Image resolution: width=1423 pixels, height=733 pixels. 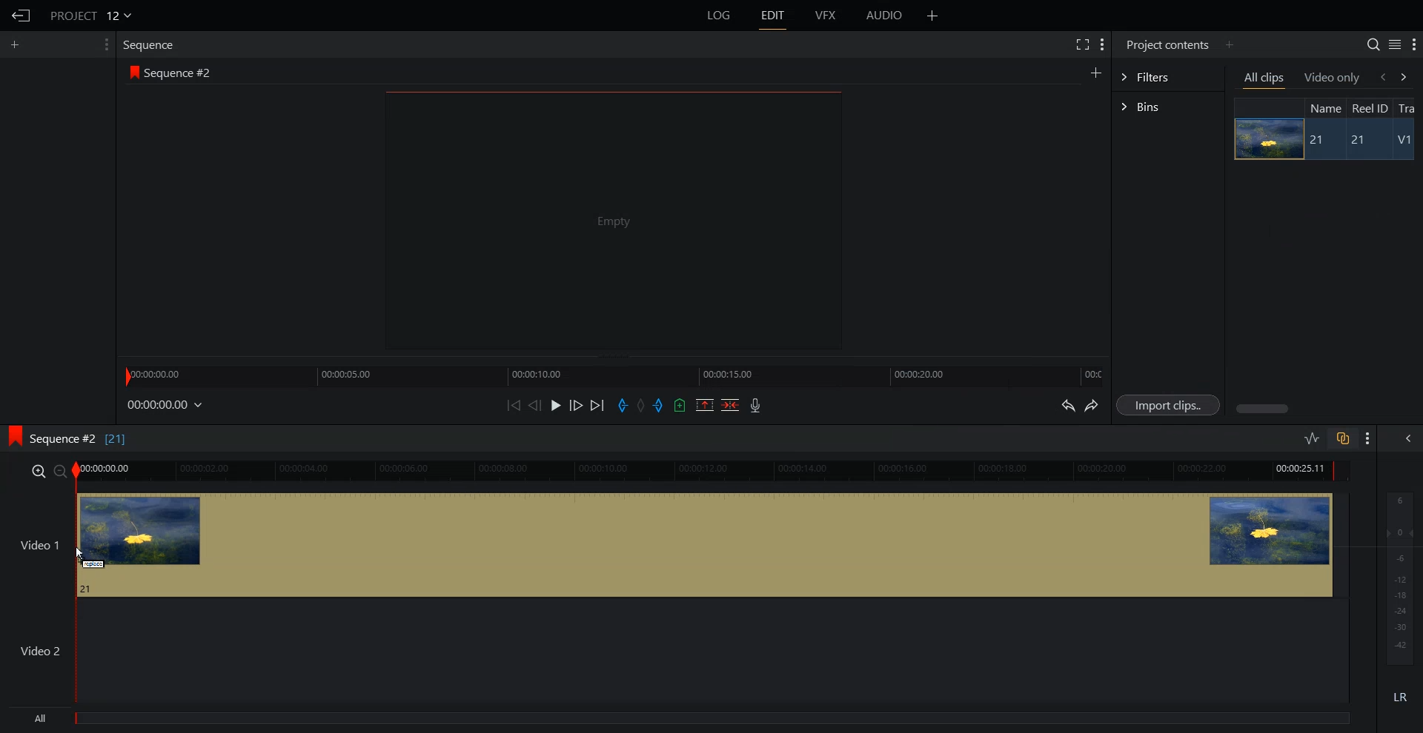 What do you see at coordinates (883, 16) in the screenshot?
I see `AUDIO` at bounding box center [883, 16].